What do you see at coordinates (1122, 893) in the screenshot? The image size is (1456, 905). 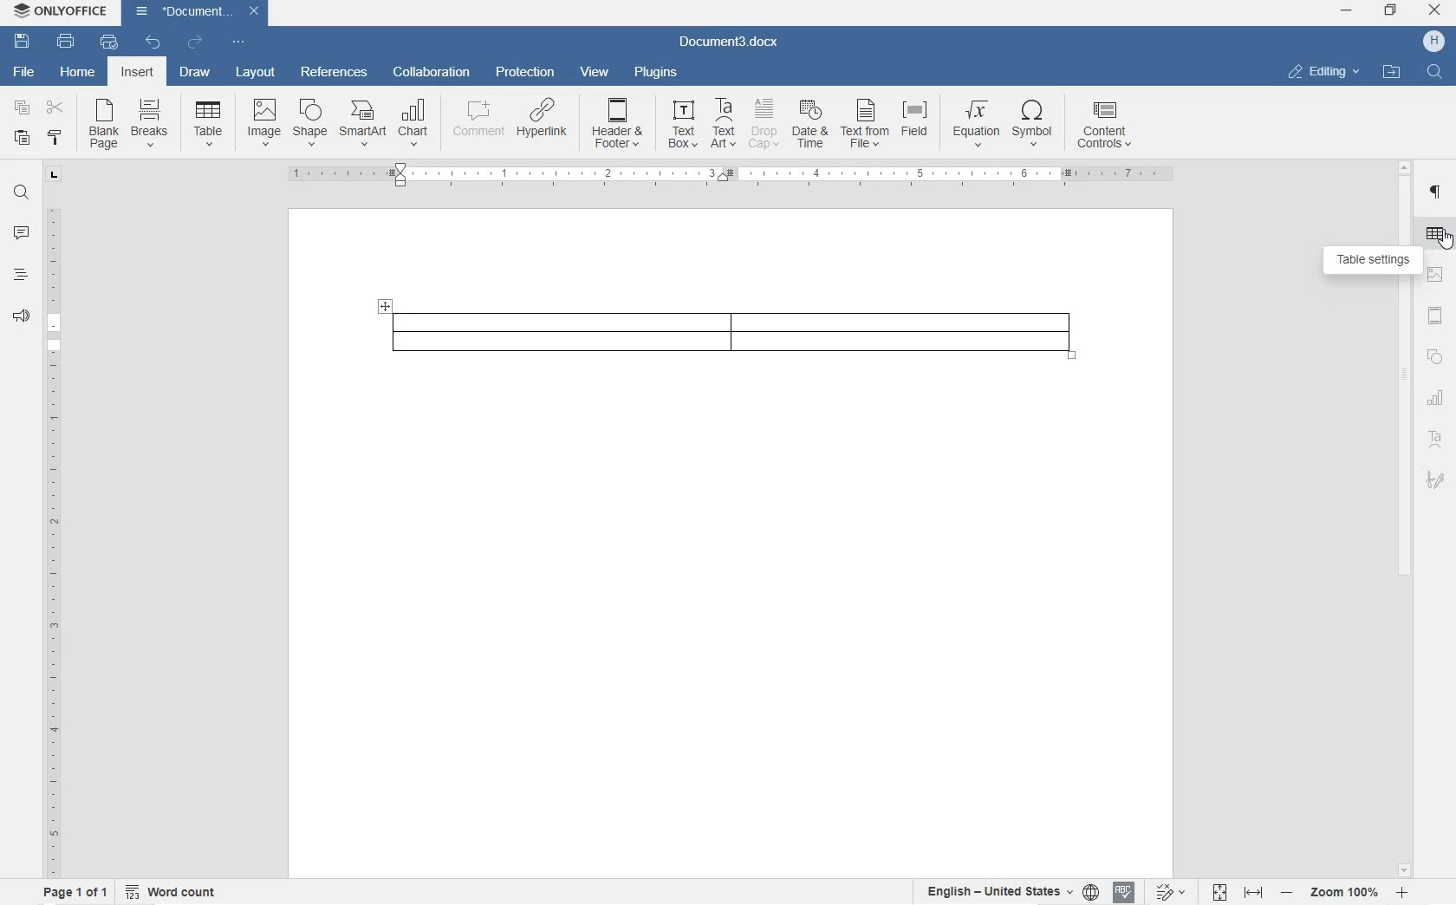 I see `SPELL CHECKING` at bounding box center [1122, 893].